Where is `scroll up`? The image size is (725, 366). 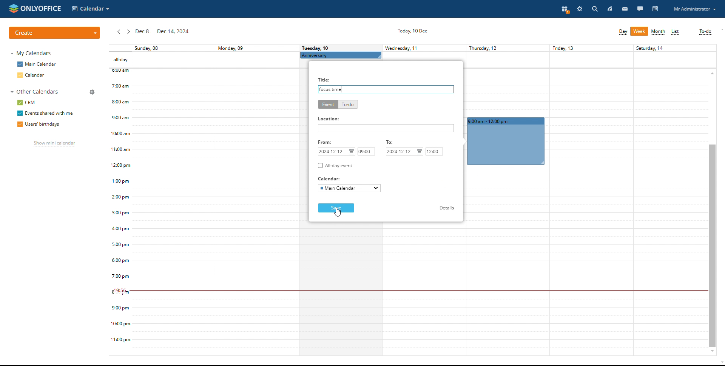
scroll up is located at coordinates (712, 73).